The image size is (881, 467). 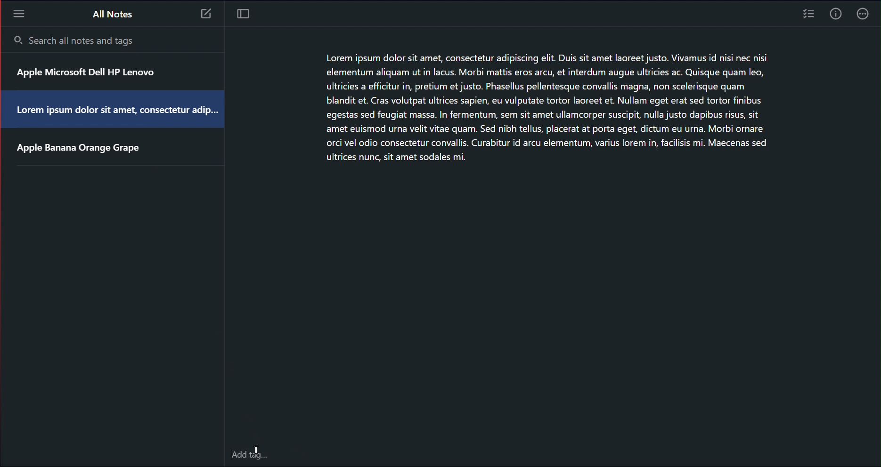 I want to click on add Tags, so click(x=258, y=455).